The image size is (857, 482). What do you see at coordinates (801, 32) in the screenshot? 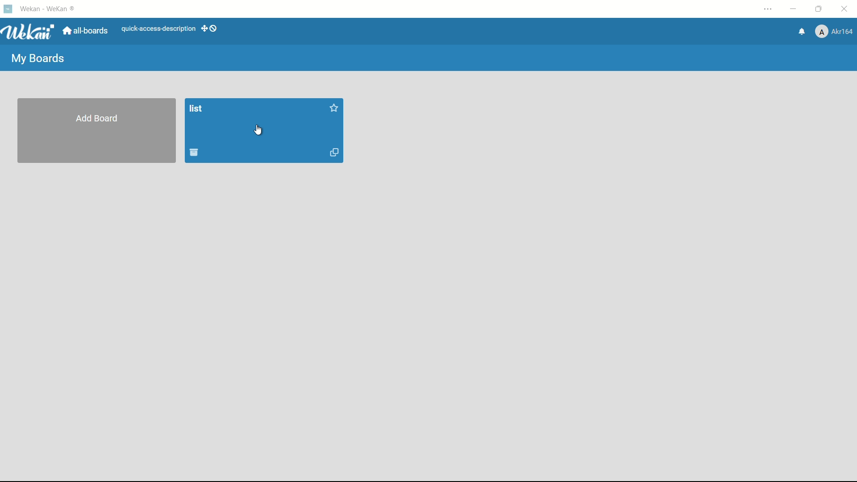
I see `notifications` at bounding box center [801, 32].